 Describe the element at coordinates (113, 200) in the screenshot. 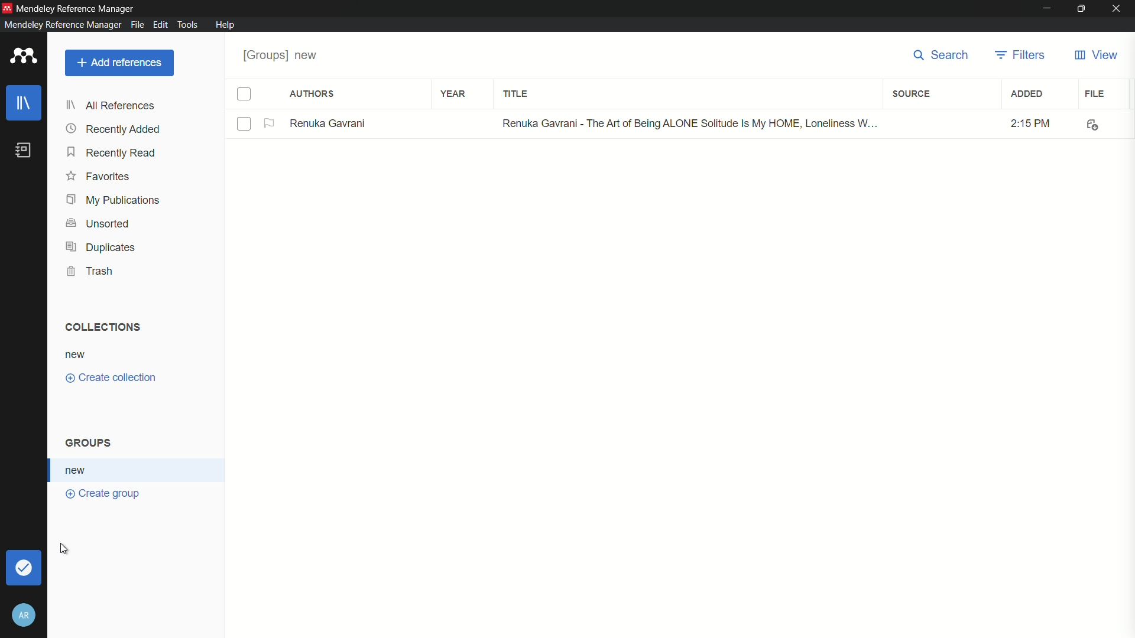

I see `my publications` at that location.